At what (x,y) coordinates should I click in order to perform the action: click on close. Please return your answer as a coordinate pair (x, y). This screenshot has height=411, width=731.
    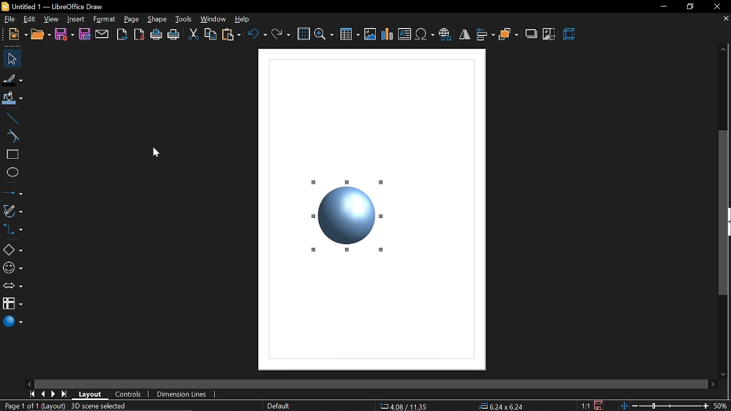
    Looking at the image, I should click on (716, 6).